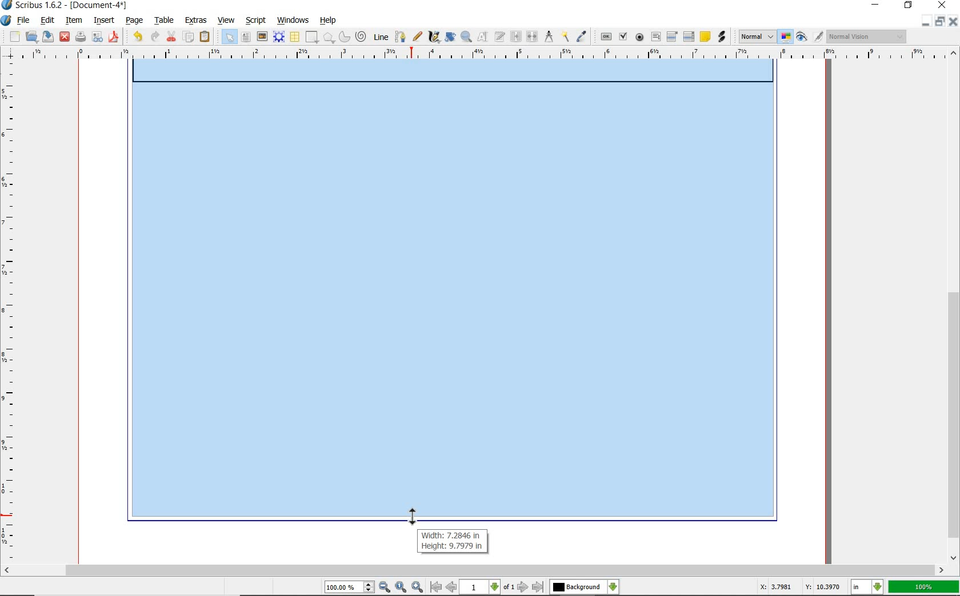 Image resolution: width=960 pixels, height=596 pixels. Describe the element at coordinates (226, 21) in the screenshot. I see `view` at that location.